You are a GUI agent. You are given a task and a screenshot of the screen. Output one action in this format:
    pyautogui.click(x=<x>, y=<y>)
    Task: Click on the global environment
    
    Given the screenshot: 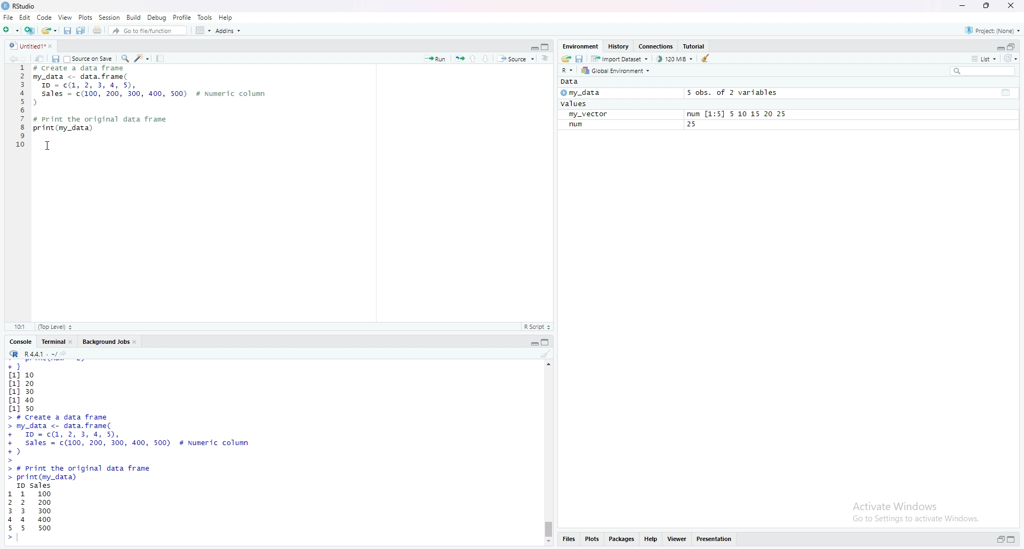 What is the action you would take?
    pyautogui.click(x=620, y=72)
    